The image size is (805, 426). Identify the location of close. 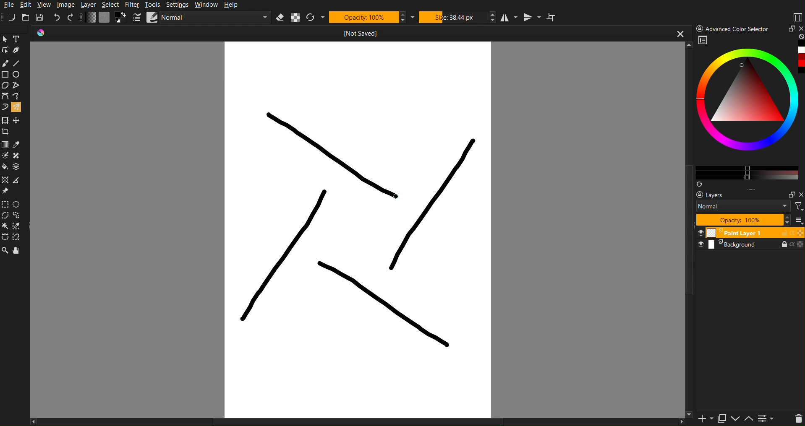
(800, 195).